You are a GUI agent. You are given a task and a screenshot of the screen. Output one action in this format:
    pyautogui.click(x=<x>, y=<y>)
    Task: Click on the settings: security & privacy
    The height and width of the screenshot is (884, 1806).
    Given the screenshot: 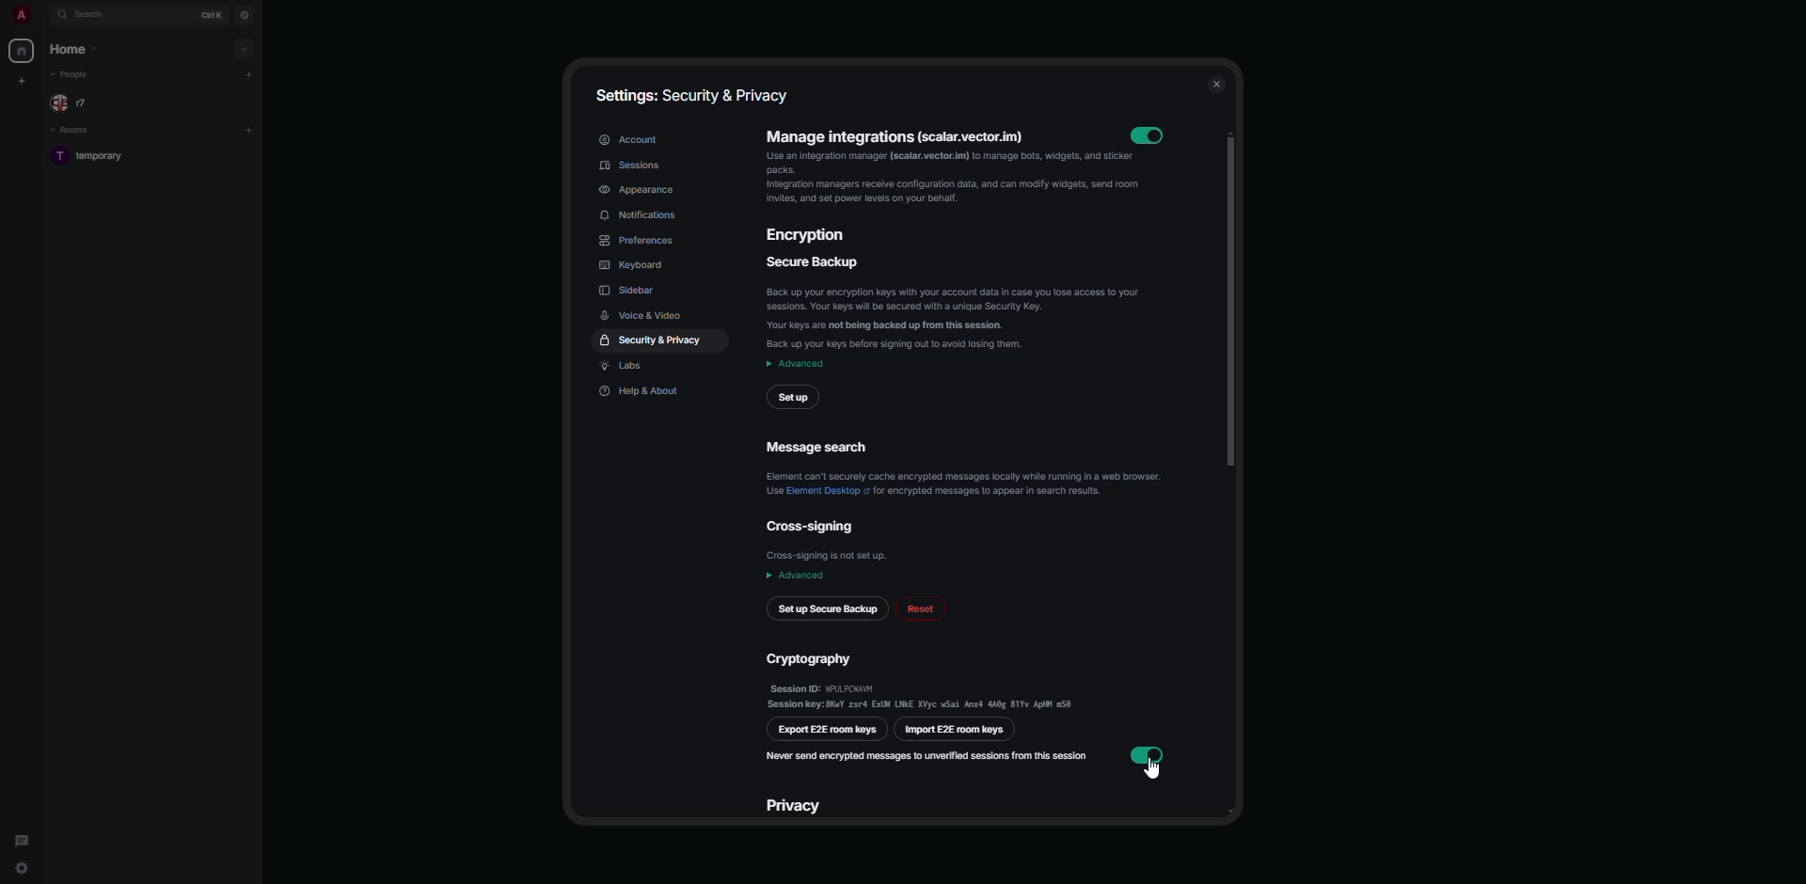 What is the action you would take?
    pyautogui.click(x=697, y=100)
    